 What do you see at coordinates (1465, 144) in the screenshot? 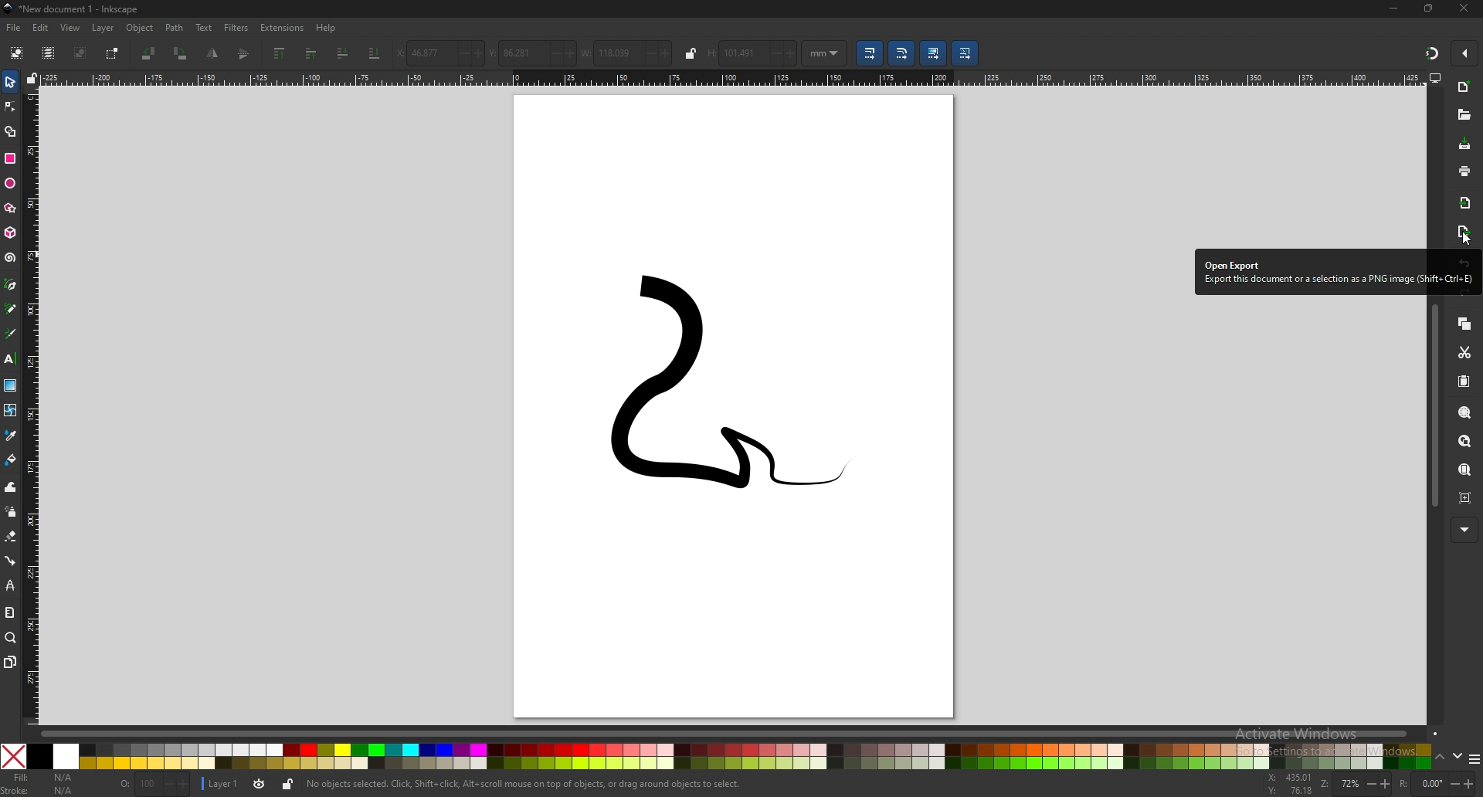
I see `save` at bounding box center [1465, 144].